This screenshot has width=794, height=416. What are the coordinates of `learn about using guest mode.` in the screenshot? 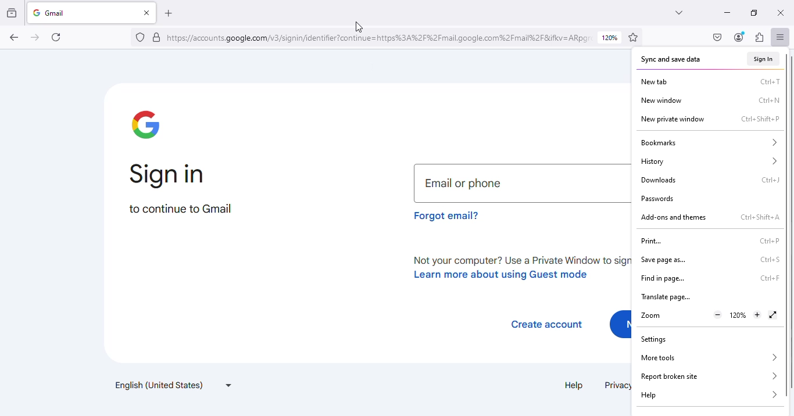 It's located at (518, 268).